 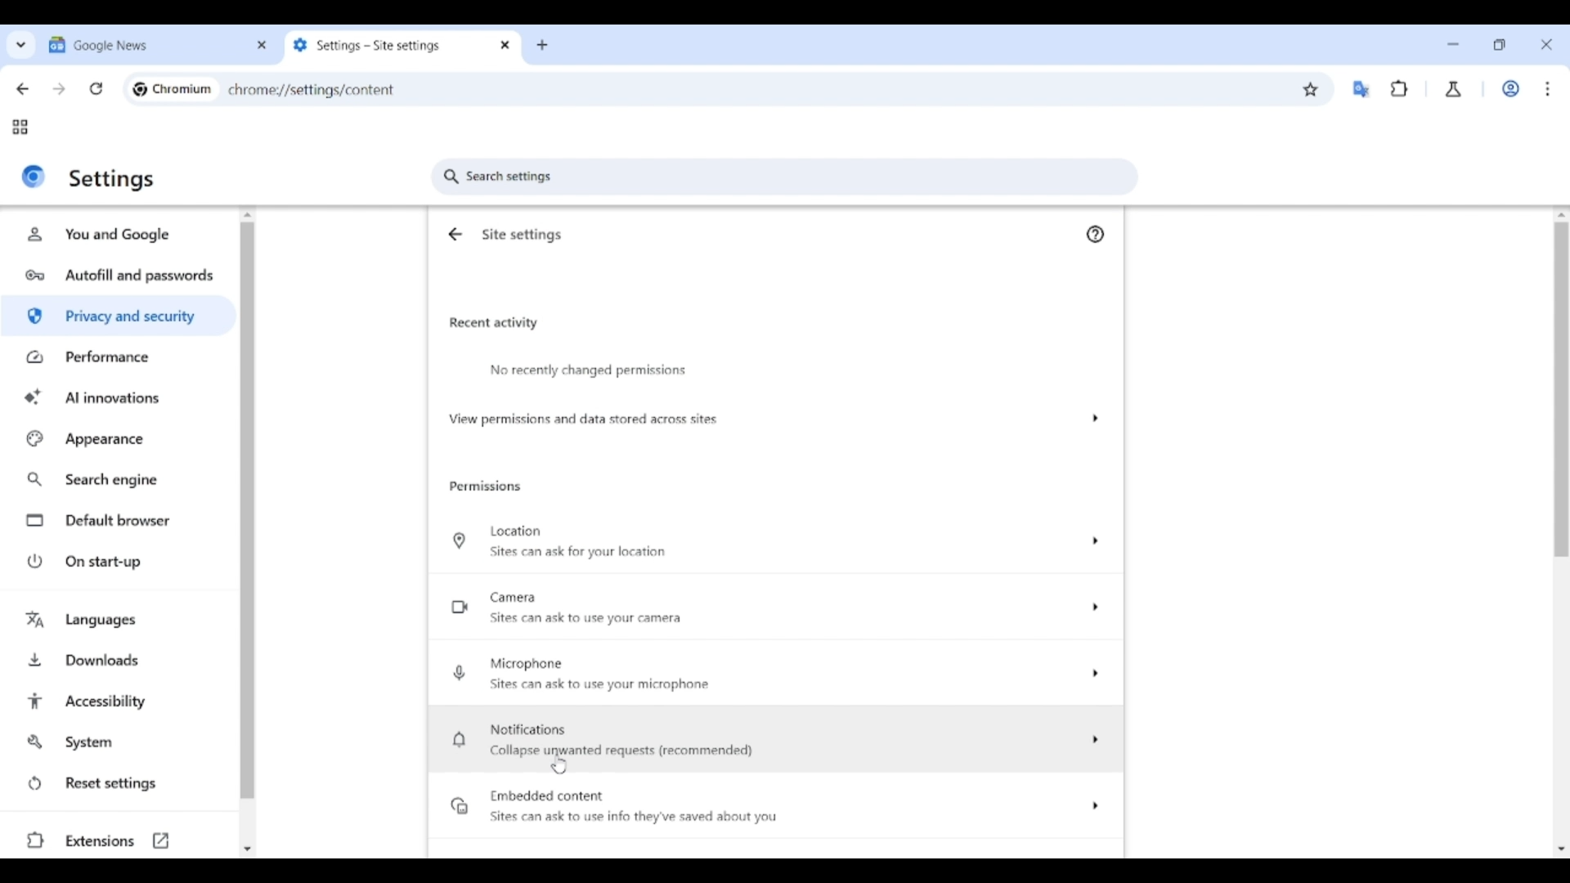 I want to click on Microphone options, so click(x=777, y=676).